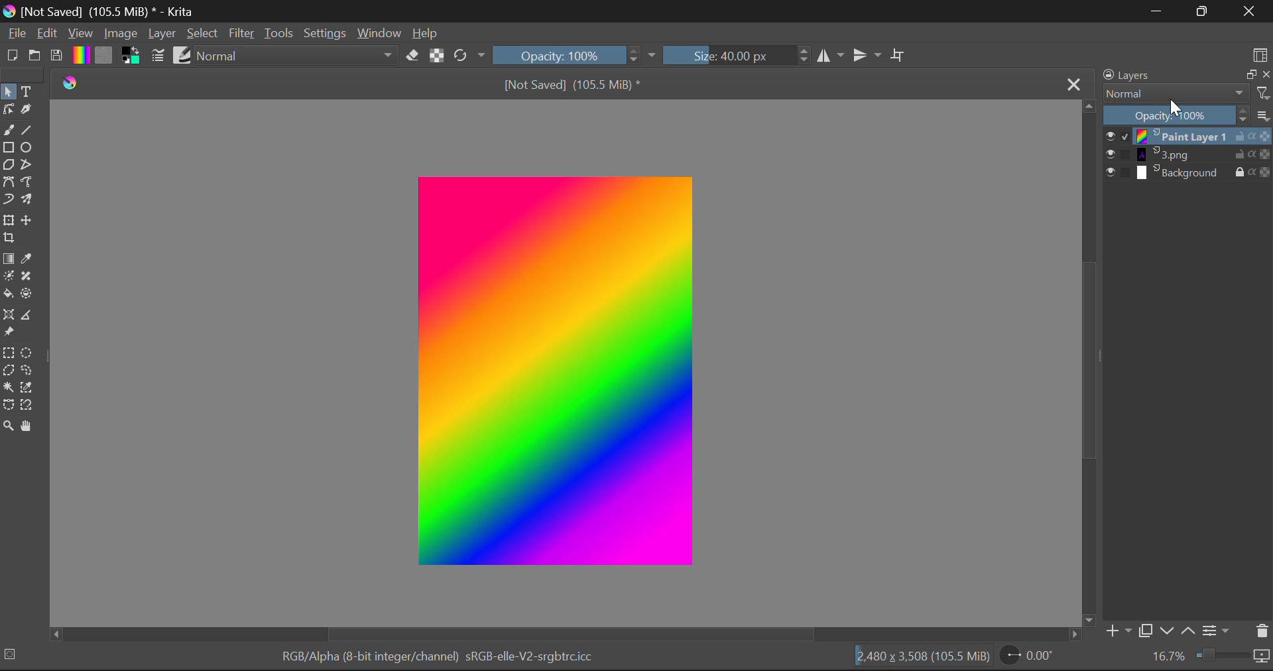 This screenshot has width=1273, height=671. What do you see at coordinates (282, 33) in the screenshot?
I see `Tools` at bounding box center [282, 33].